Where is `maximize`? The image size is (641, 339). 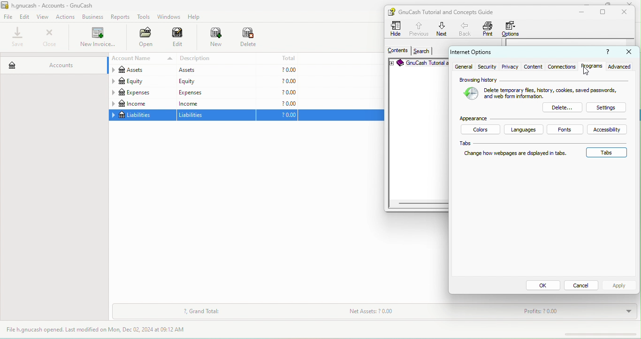
maximize is located at coordinates (606, 3).